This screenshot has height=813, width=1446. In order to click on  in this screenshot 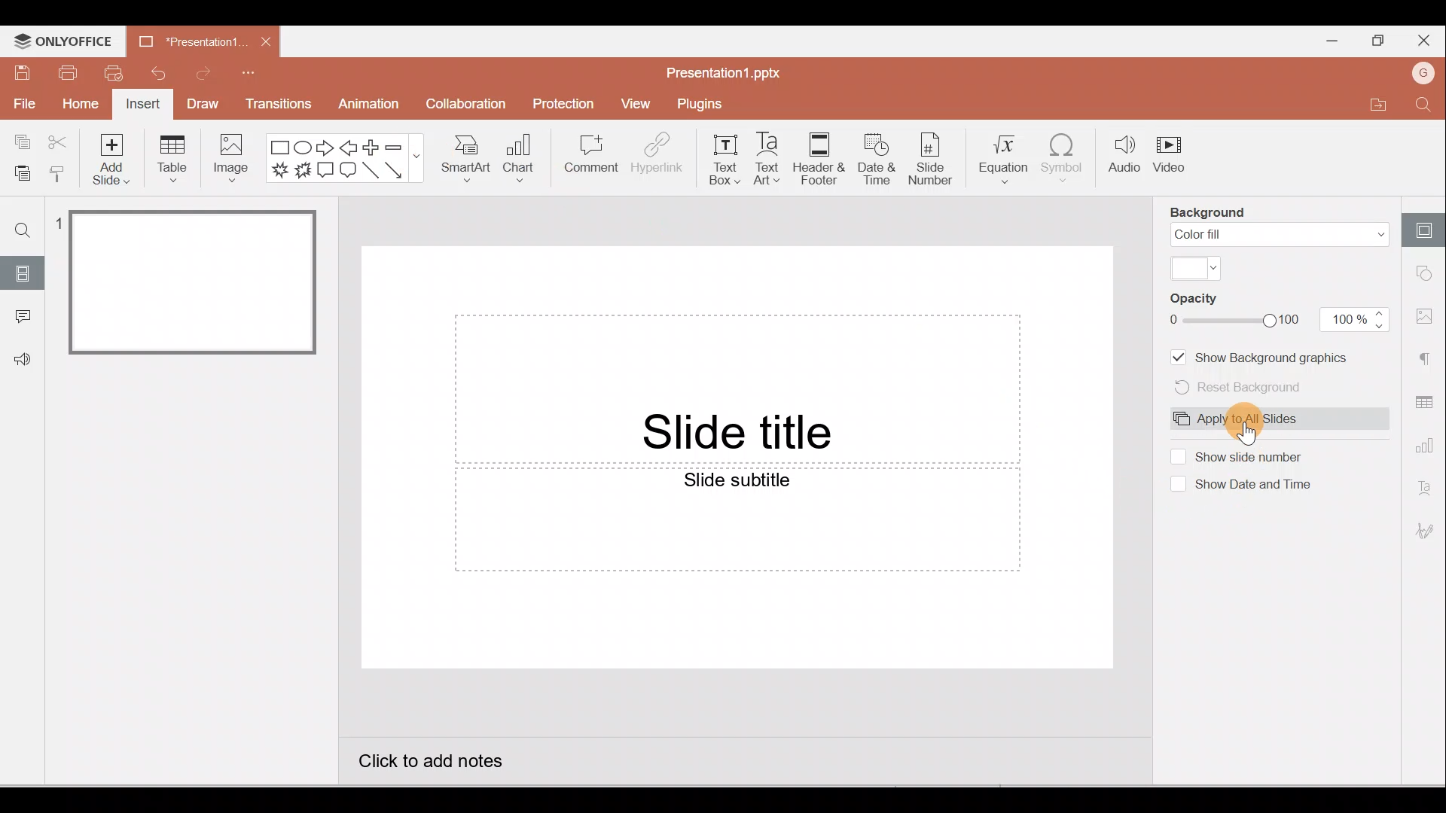, I will do `click(56, 221)`.